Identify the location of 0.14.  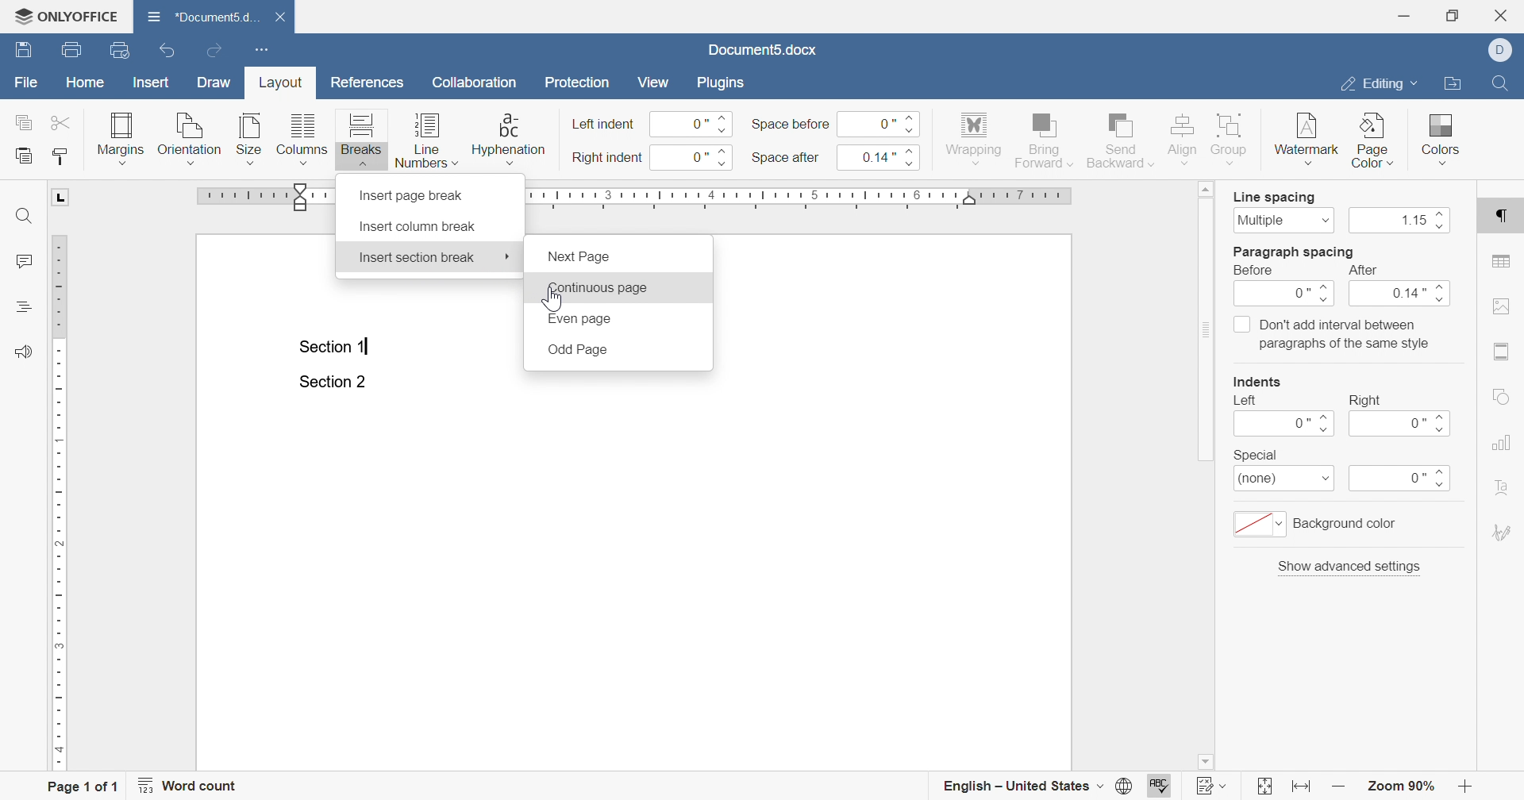
(1403, 295).